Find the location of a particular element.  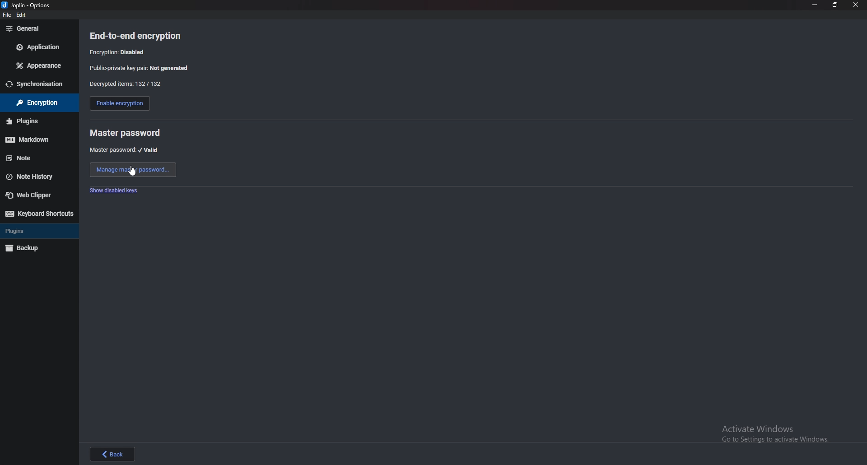

encryption is located at coordinates (34, 103).